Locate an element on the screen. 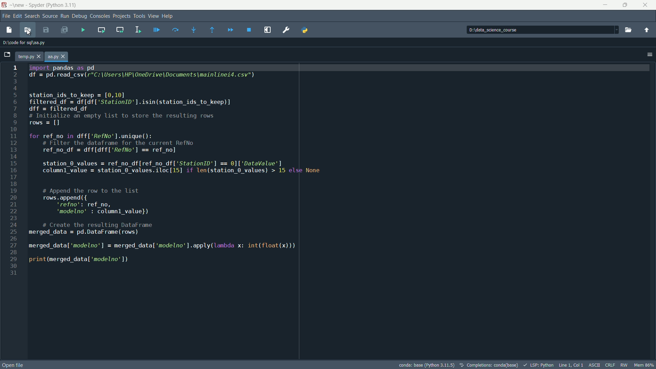 The image size is (656, 369). interpreter is located at coordinates (425, 364).